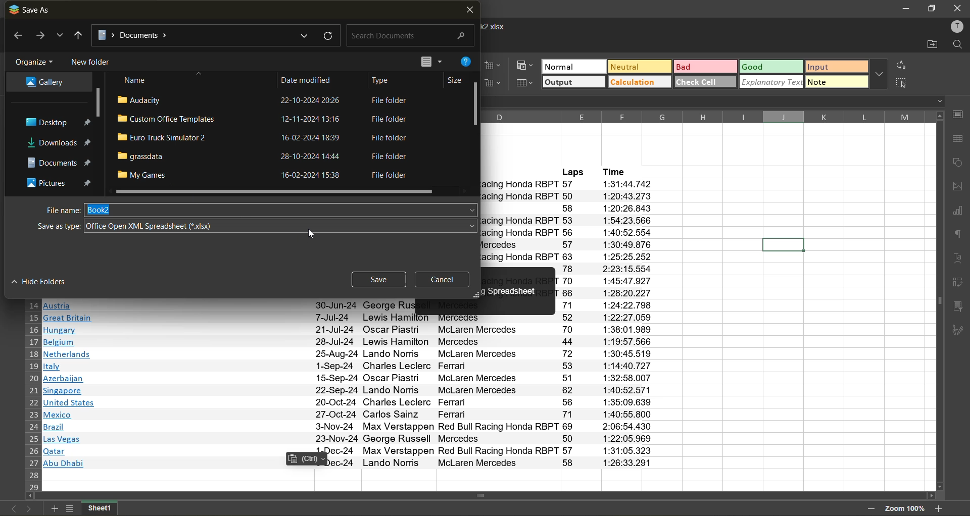  I want to click on text info, so click(352, 415).